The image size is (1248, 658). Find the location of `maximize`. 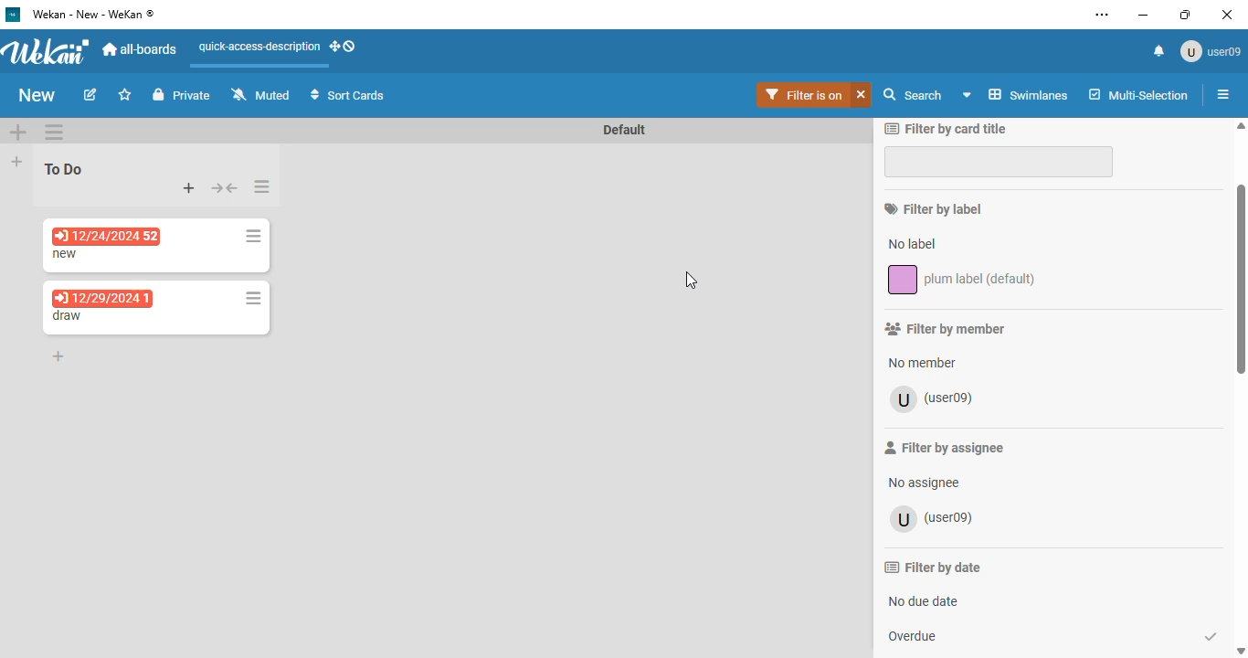

maximize is located at coordinates (1185, 15).